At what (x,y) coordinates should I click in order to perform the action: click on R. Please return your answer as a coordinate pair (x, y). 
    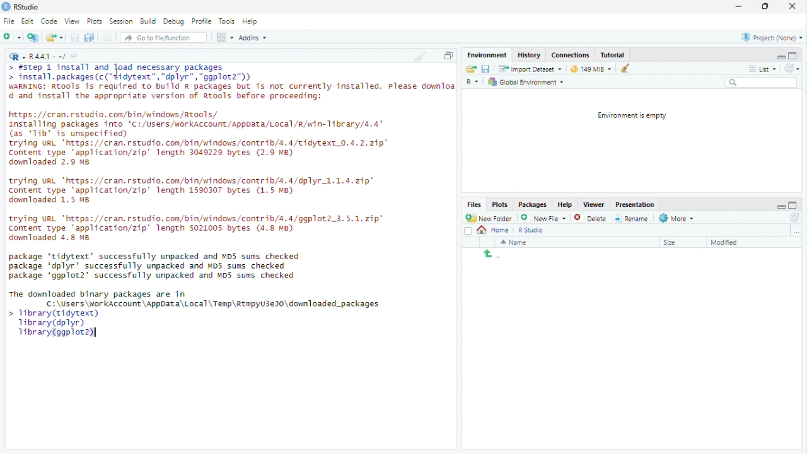
    Looking at the image, I should click on (17, 56).